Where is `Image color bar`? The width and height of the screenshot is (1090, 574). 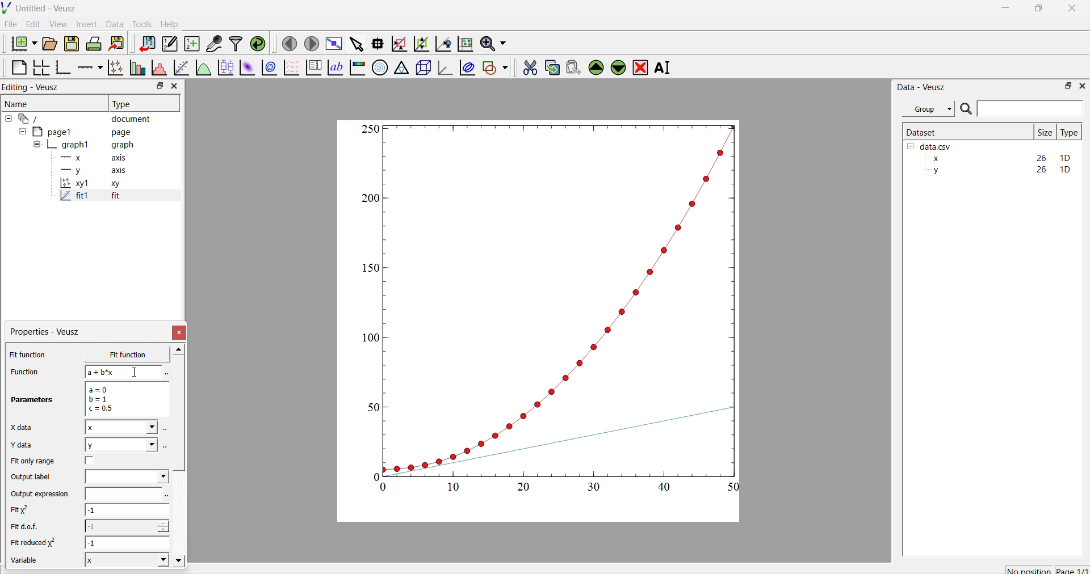
Image color bar is located at coordinates (356, 67).